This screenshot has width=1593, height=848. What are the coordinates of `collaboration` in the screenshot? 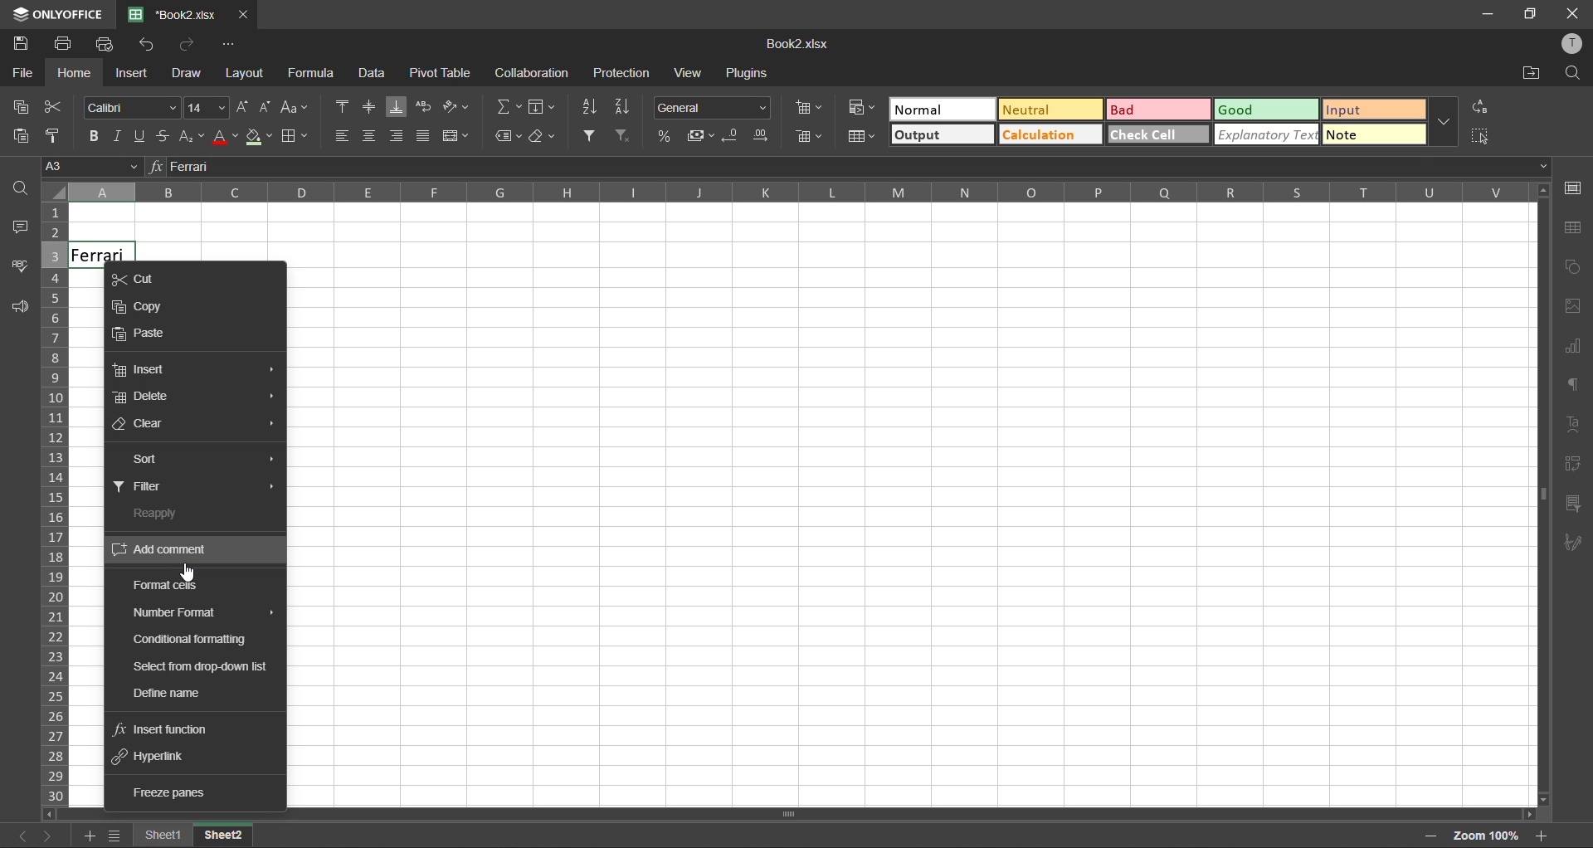 It's located at (531, 73).